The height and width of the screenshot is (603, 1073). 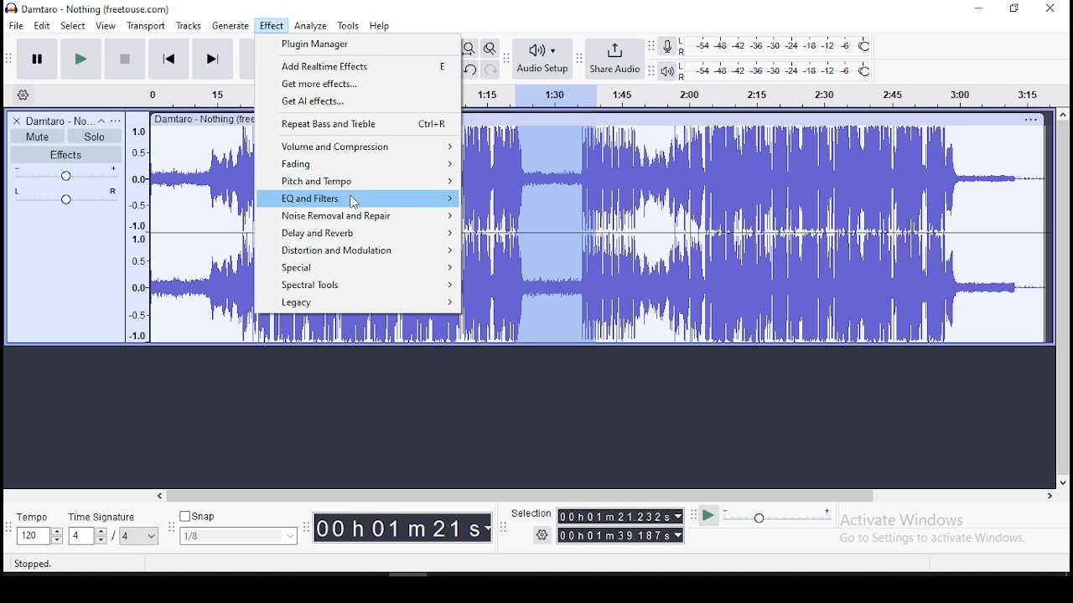 I want to click on skip to start, so click(x=169, y=58).